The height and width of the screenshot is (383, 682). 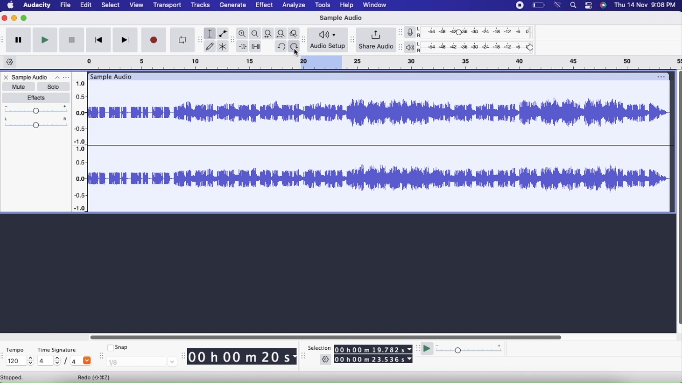 What do you see at coordinates (539, 5) in the screenshot?
I see `power` at bounding box center [539, 5].